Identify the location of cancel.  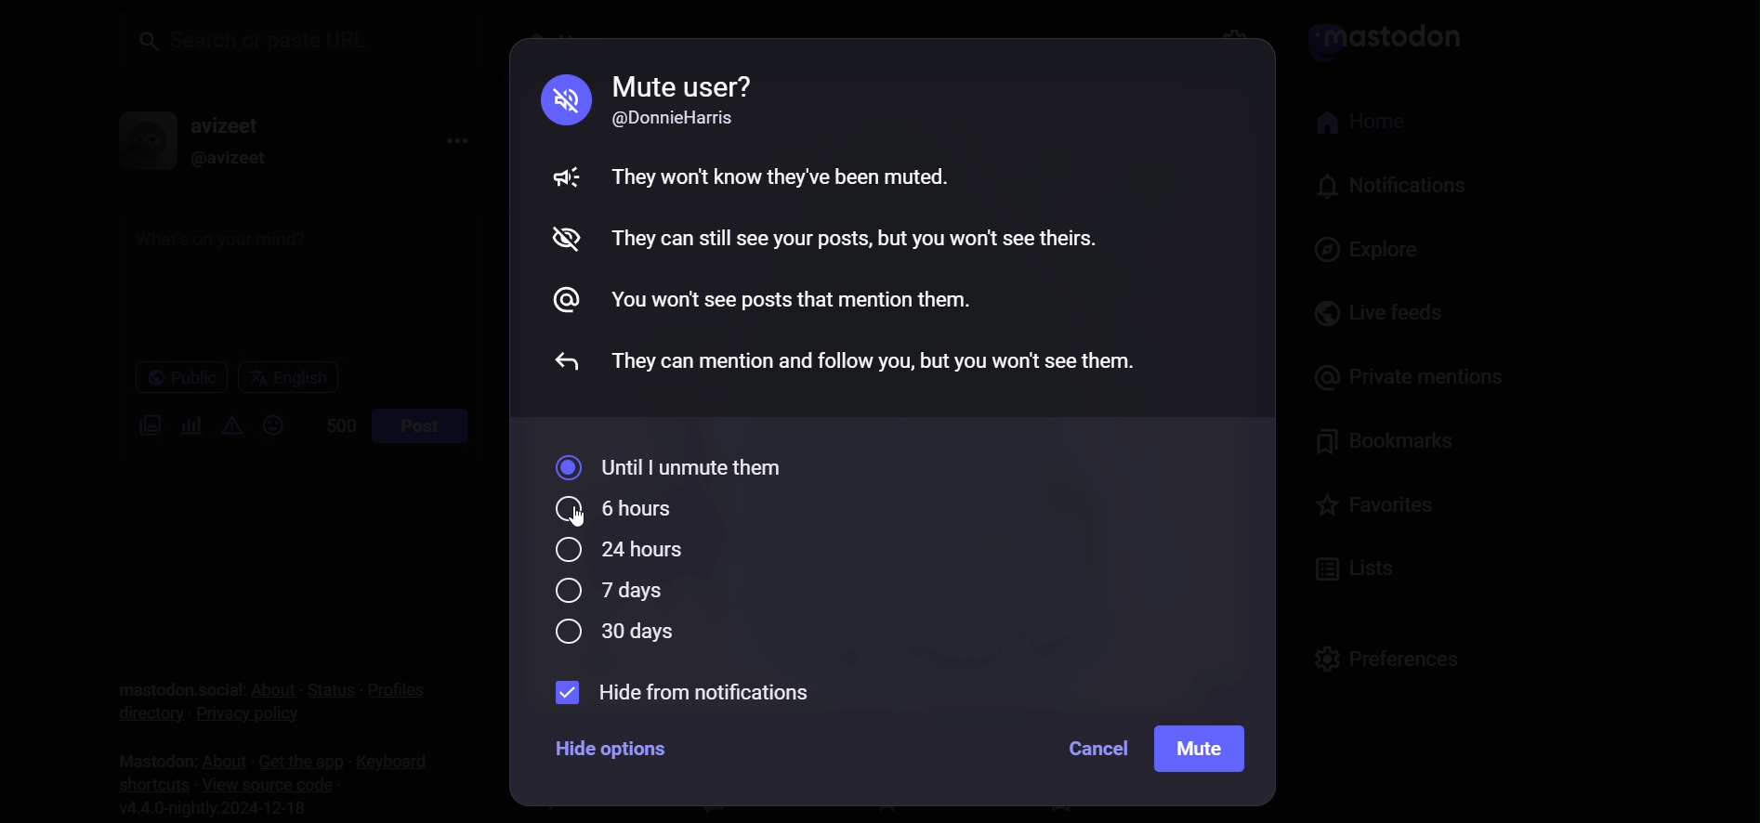
(1097, 749).